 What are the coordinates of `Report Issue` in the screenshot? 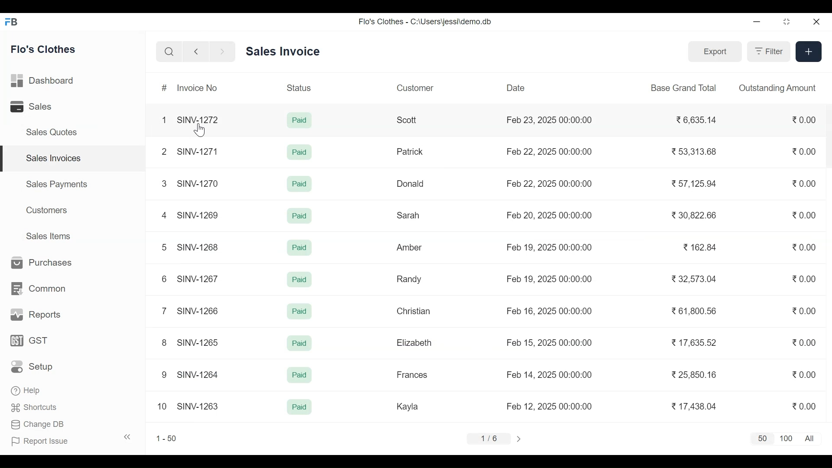 It's located at (68, 441).